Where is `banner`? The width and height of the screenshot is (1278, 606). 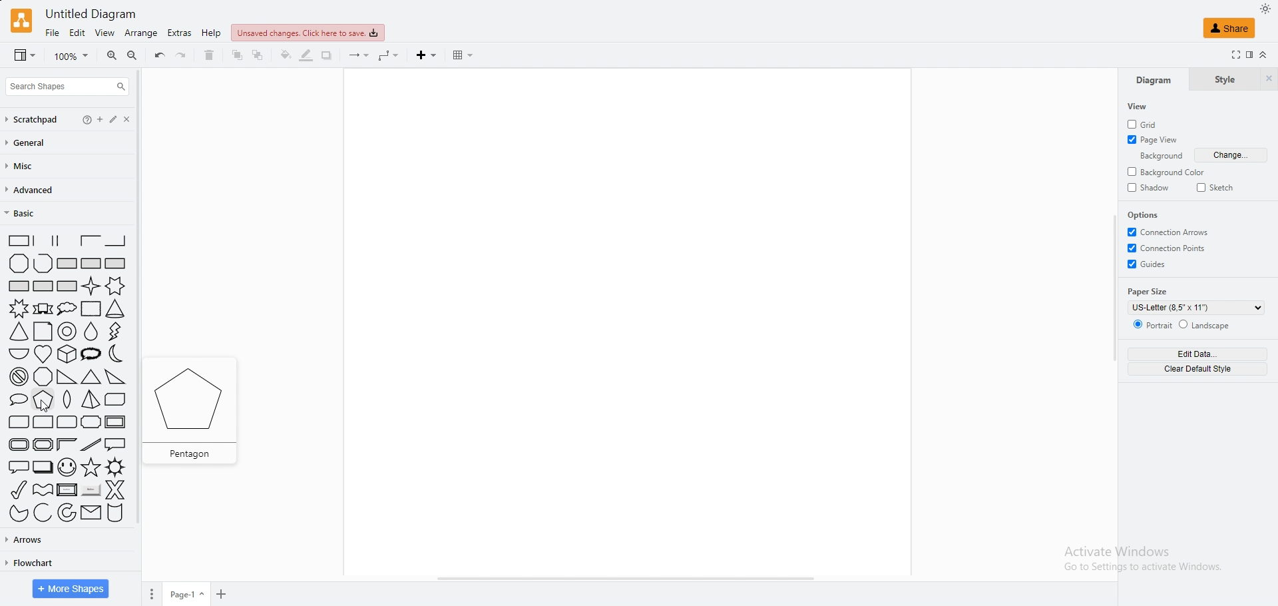 banner is located at coordinates (43, 308).